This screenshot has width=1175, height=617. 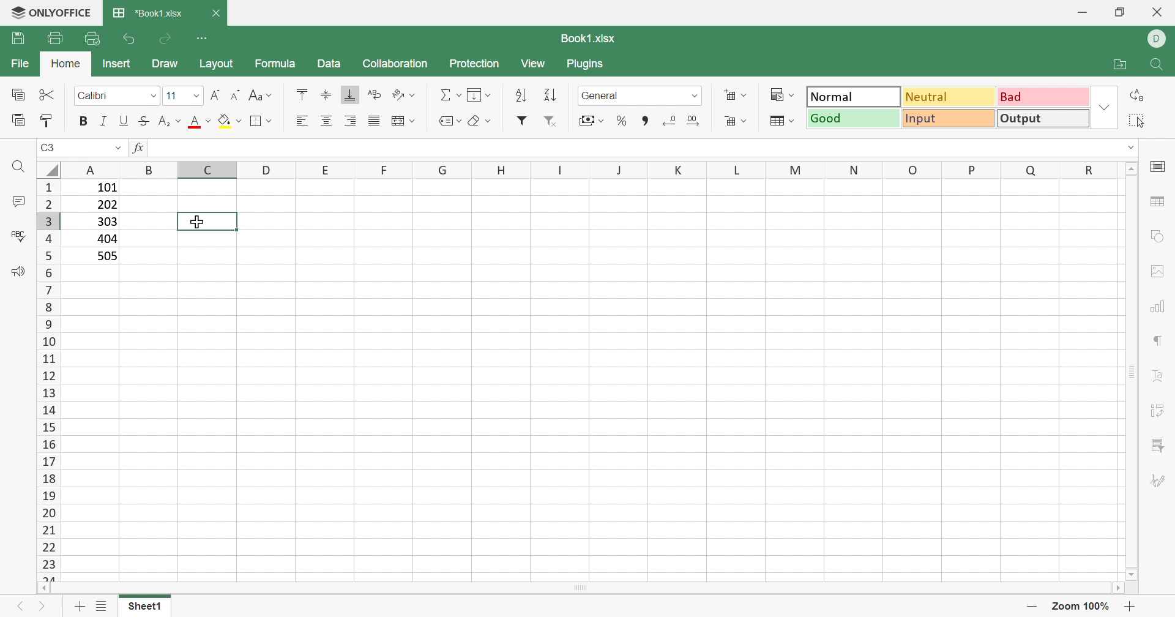 I want to click on Comma style, so click(x=644, y=122).